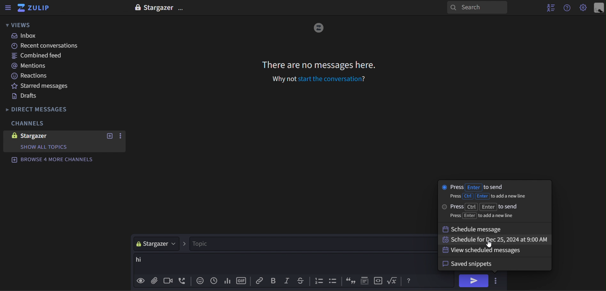 The height and width of the screenshot is (291, 606). Describe the element at coordinates (141, 280) in the screenshot. I see `preview` at that location.